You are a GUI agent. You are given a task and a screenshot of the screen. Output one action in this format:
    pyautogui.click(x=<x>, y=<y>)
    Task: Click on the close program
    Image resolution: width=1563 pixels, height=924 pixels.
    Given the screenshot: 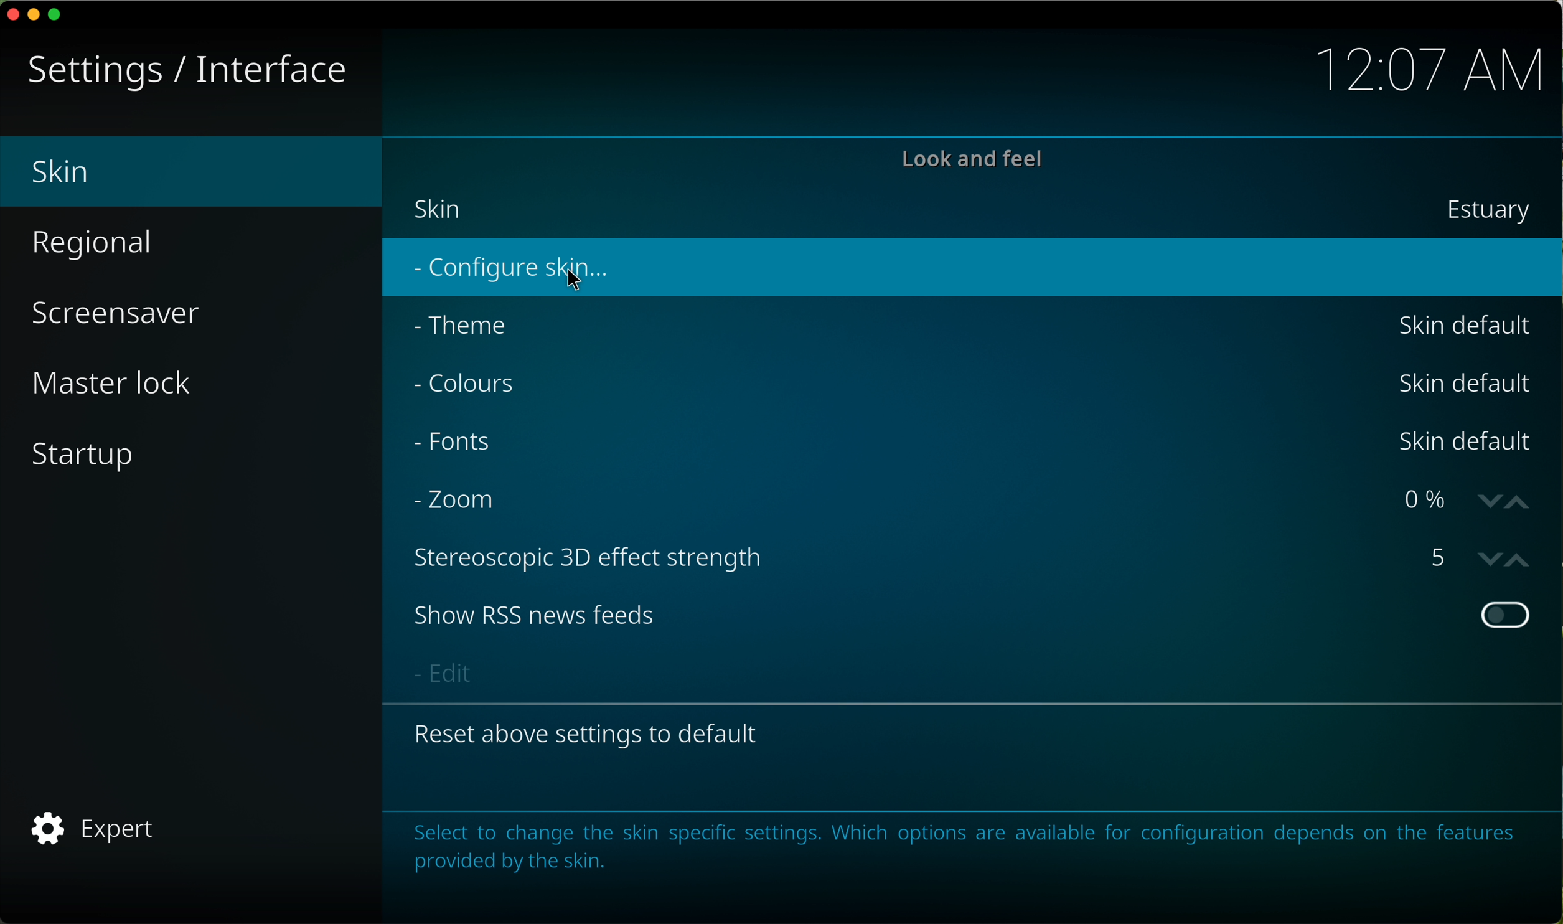 What is the action you would take?
    pyautogui.click(x=11, y=16)
    